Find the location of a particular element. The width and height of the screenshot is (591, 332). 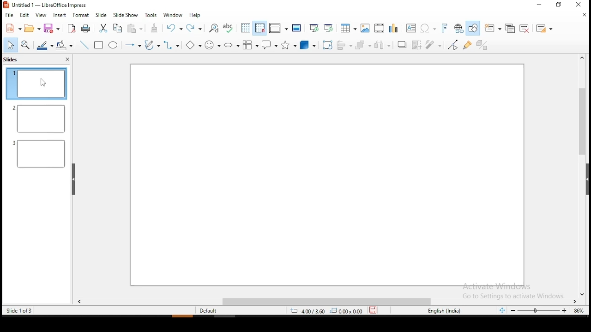

select tool is located at coordinates (10, 46).